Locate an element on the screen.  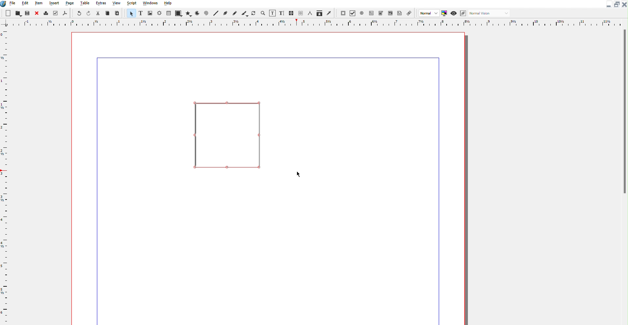
Arc is located at coordinates (197, 13).